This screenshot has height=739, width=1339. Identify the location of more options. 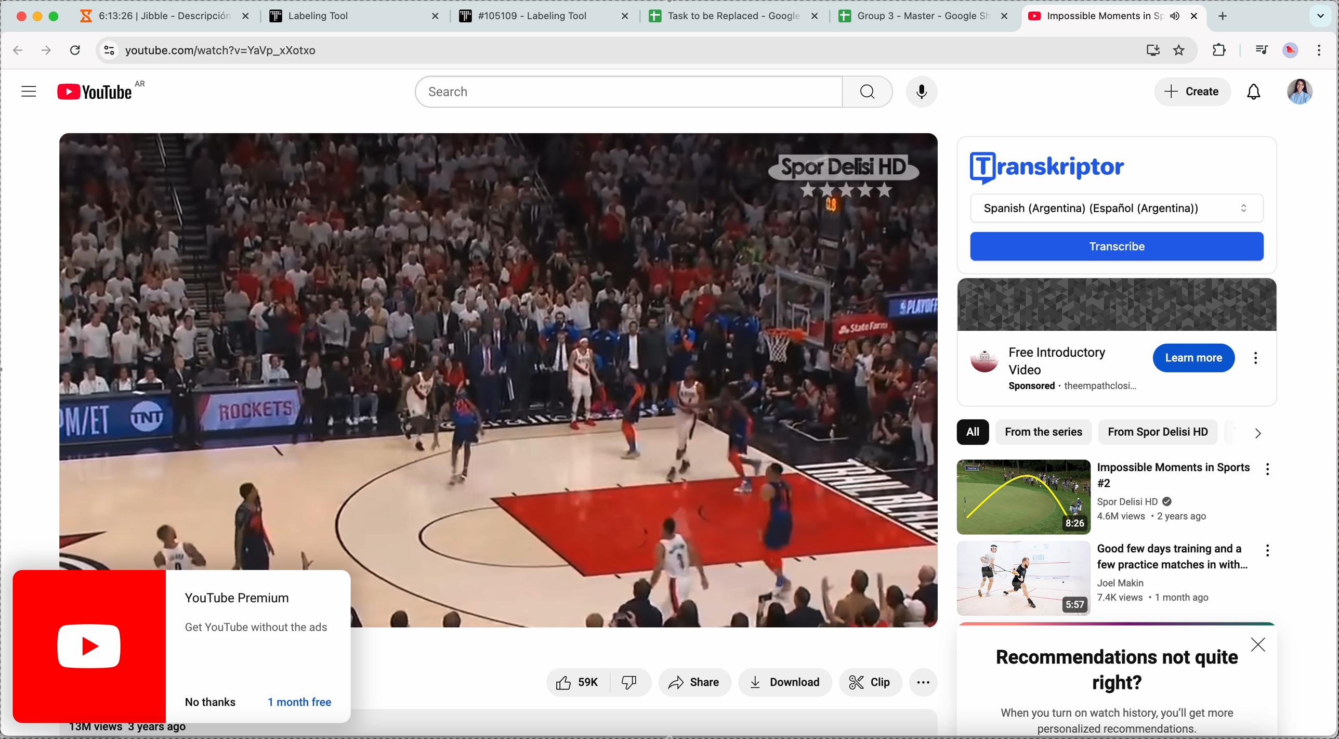
(924, 683).